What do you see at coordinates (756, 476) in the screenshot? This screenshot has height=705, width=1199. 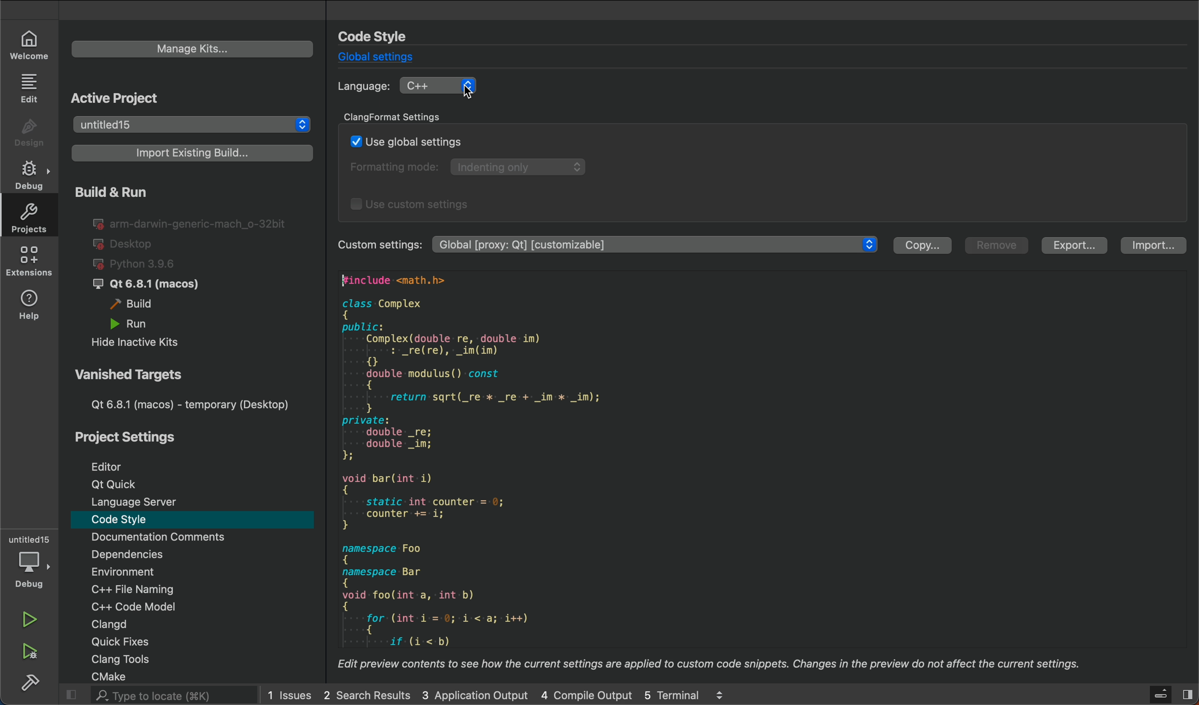 I see `code in selected language` at bounding box center [756, 476].